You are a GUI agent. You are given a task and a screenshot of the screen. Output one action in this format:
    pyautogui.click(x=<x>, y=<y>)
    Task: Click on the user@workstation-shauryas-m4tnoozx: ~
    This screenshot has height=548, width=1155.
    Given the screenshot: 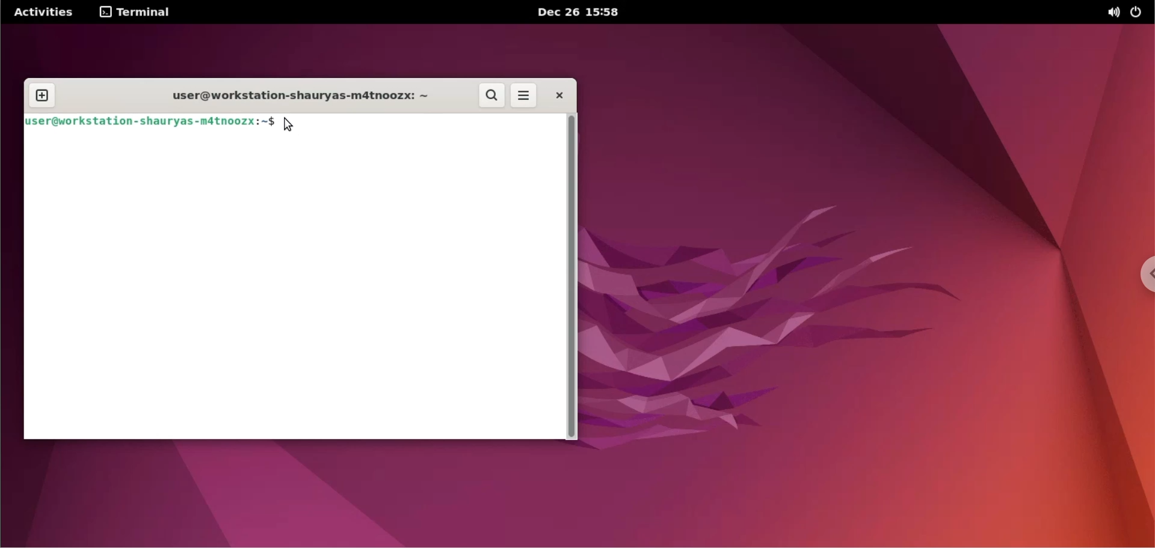 What is the action you would take?
    pyautogui.click(x=298, y=96)
    